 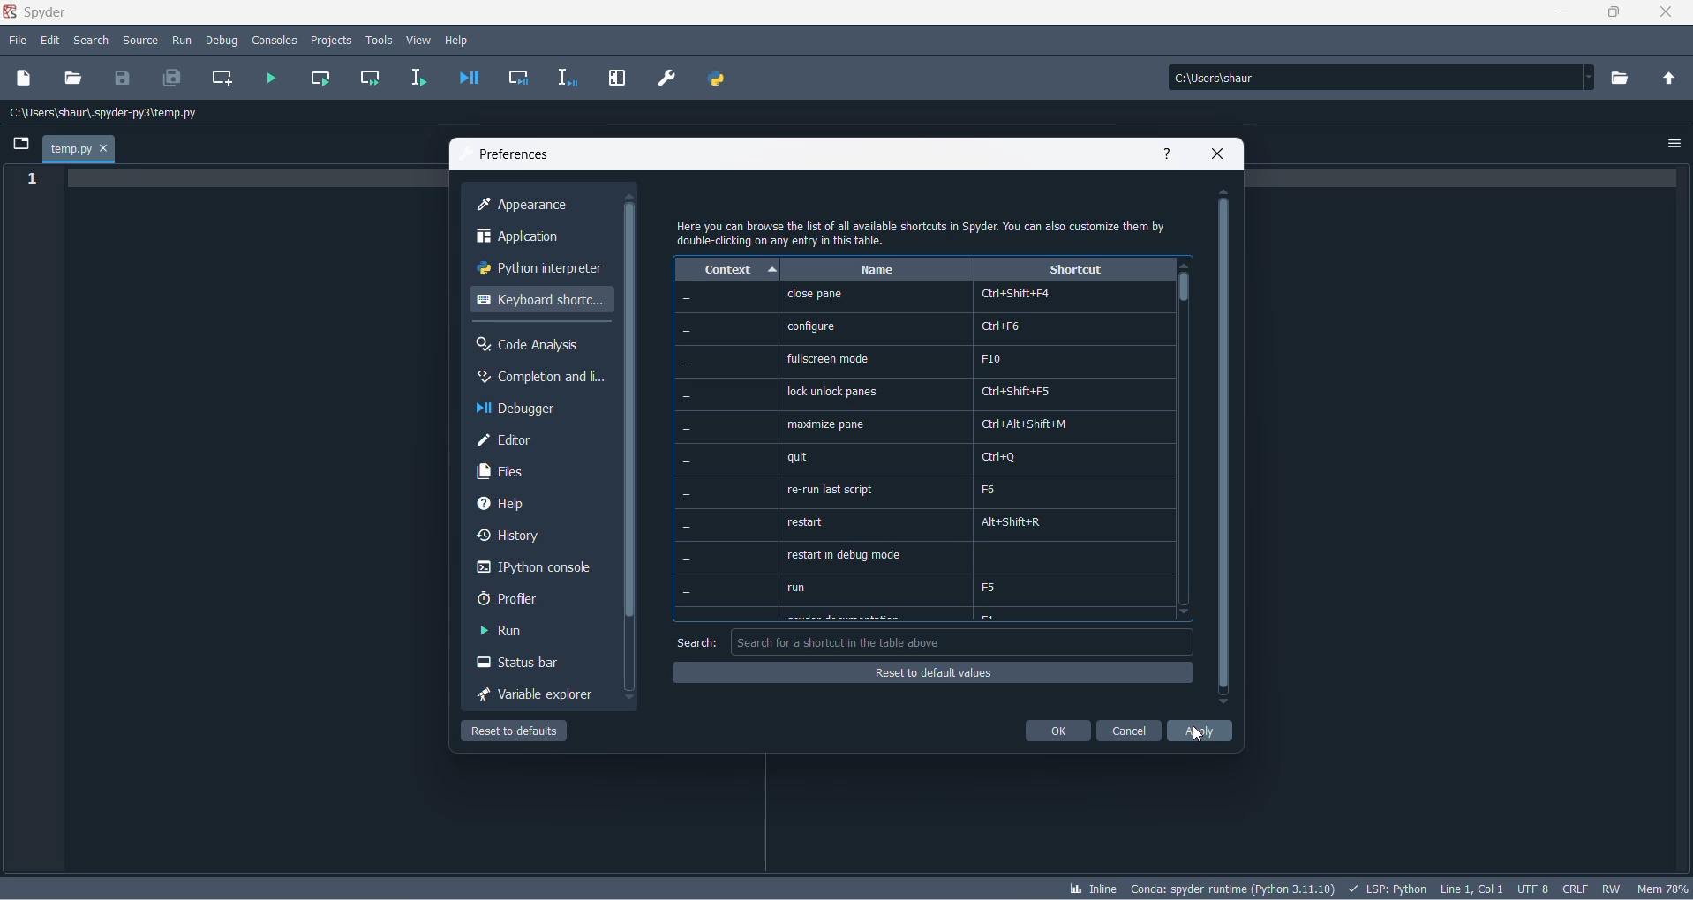 What do you see at coordinates (533, 538) in the screenshot?
I see `history` at bounding box center [533, 538].